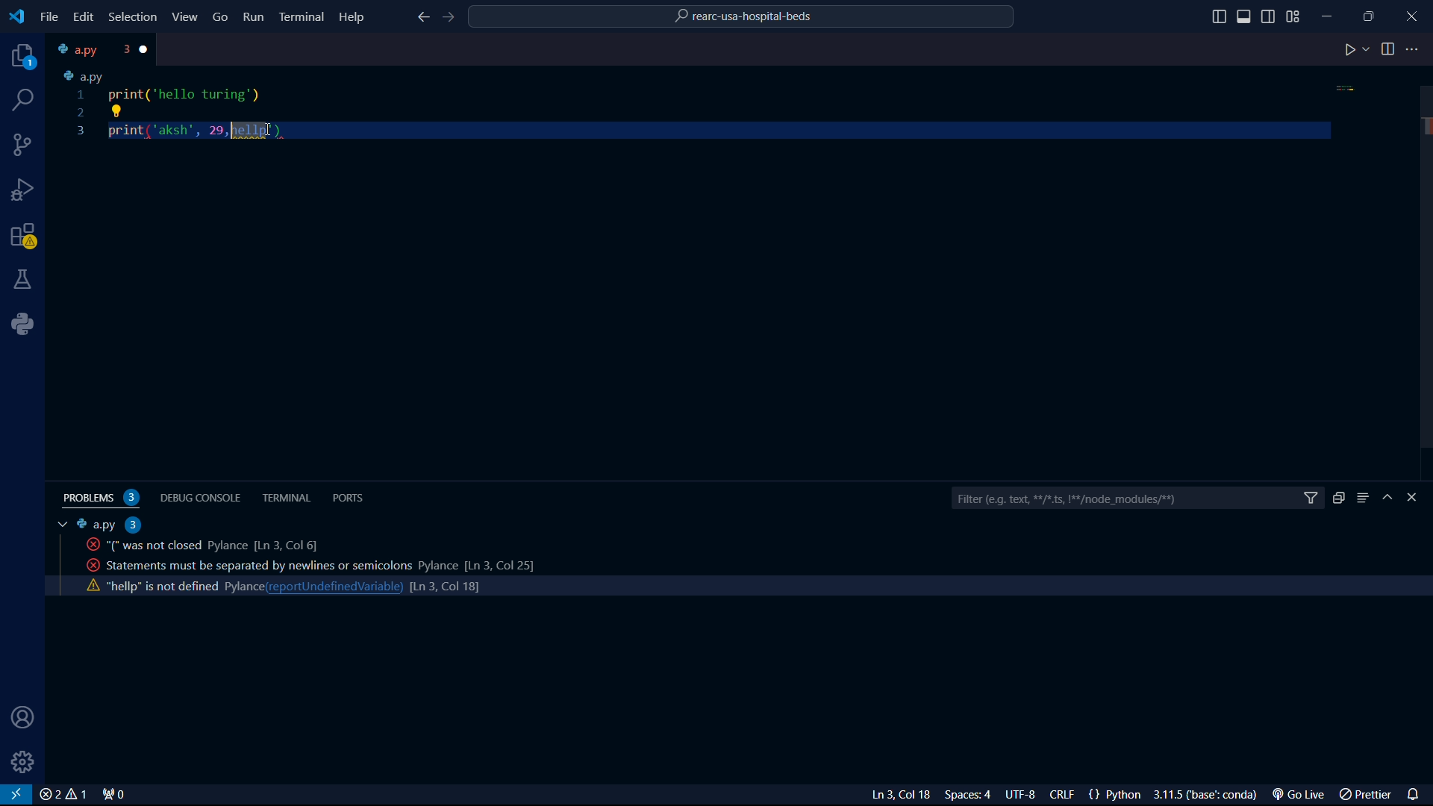 Image resolution: width=1433 pixels, height=806 pixels. Describe the element at coordinates (705, 107) in the screenshot. I see `code python` at that location.